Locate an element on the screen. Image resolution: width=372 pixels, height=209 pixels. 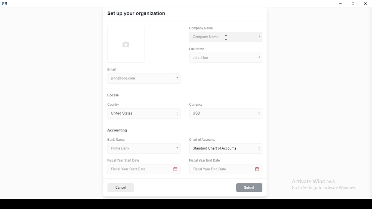
L ‘Standard Chart of Accounts is located at coordinates (214, 149).